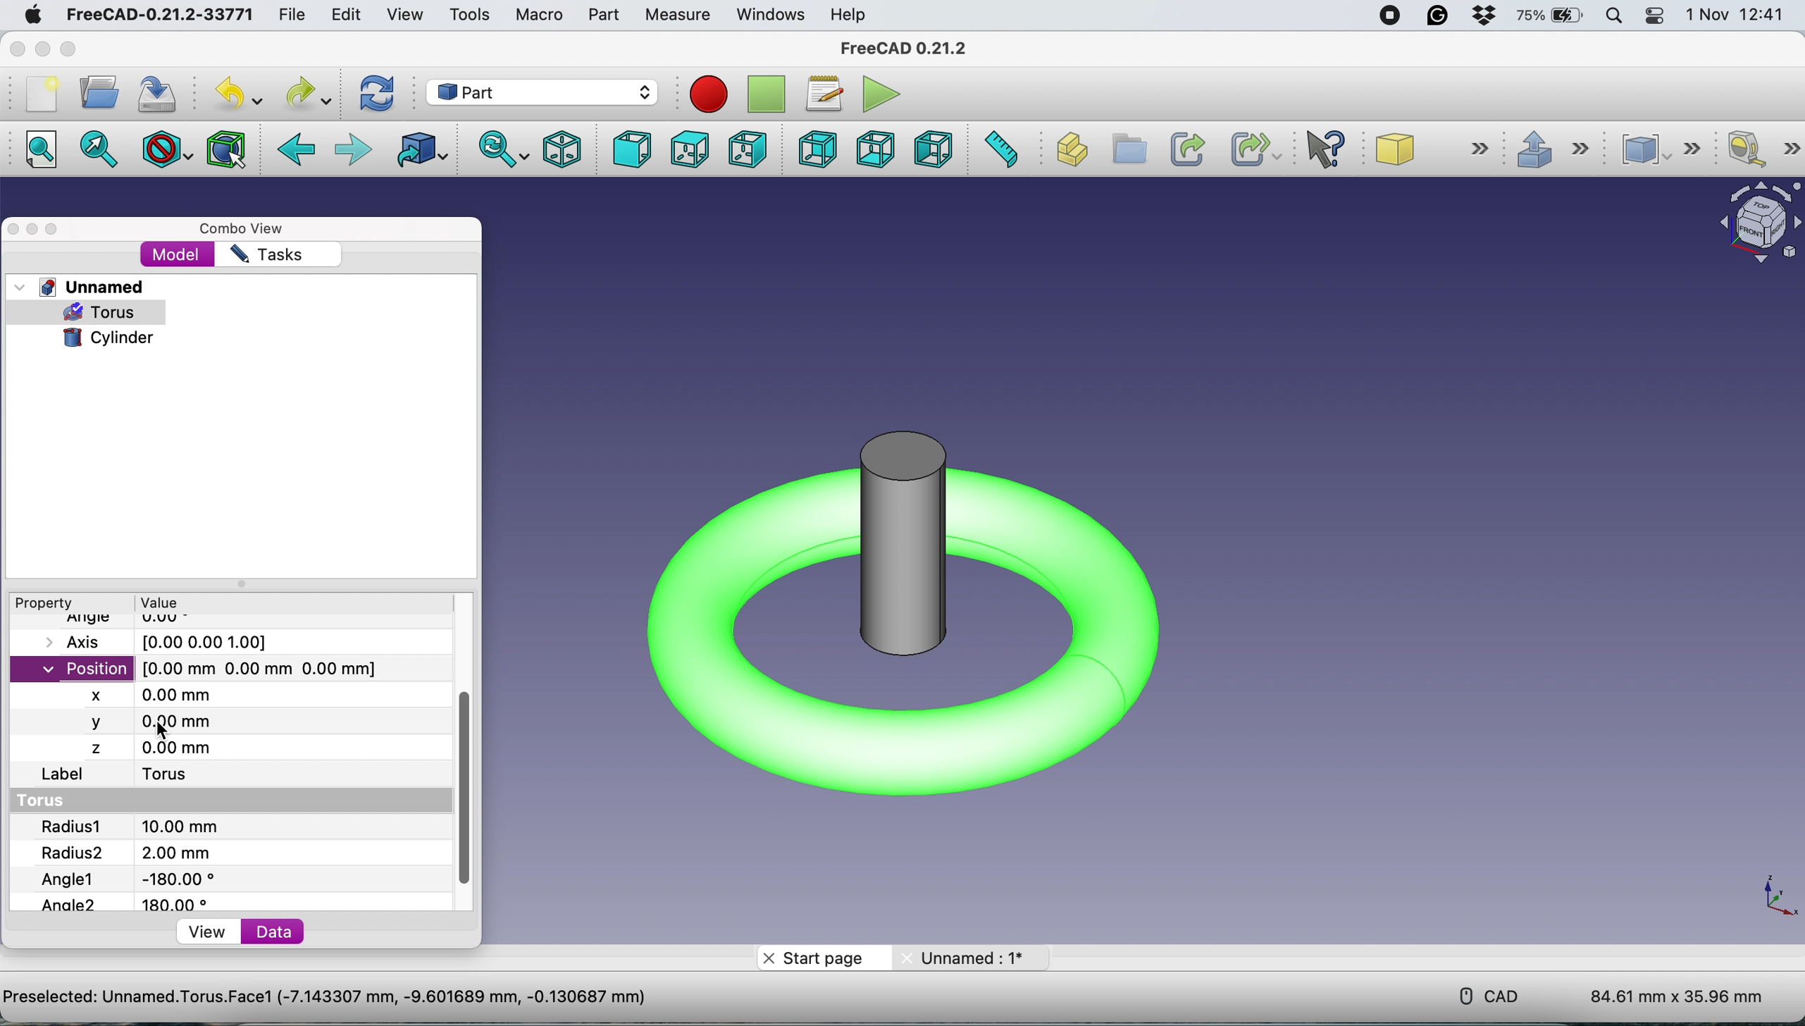  What do you see at coordinates (49, 801) in the screenshot?
I see `torus` at bounding box center [49, 801].